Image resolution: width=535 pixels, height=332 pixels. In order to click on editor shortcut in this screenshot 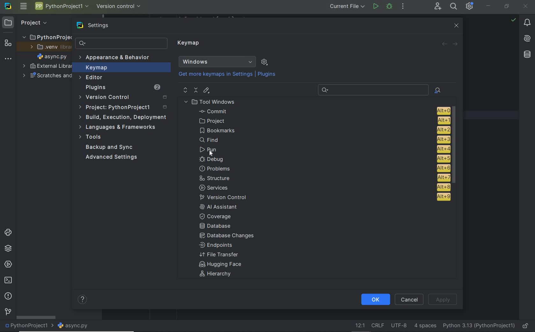, I will do `click(207, 91)`.